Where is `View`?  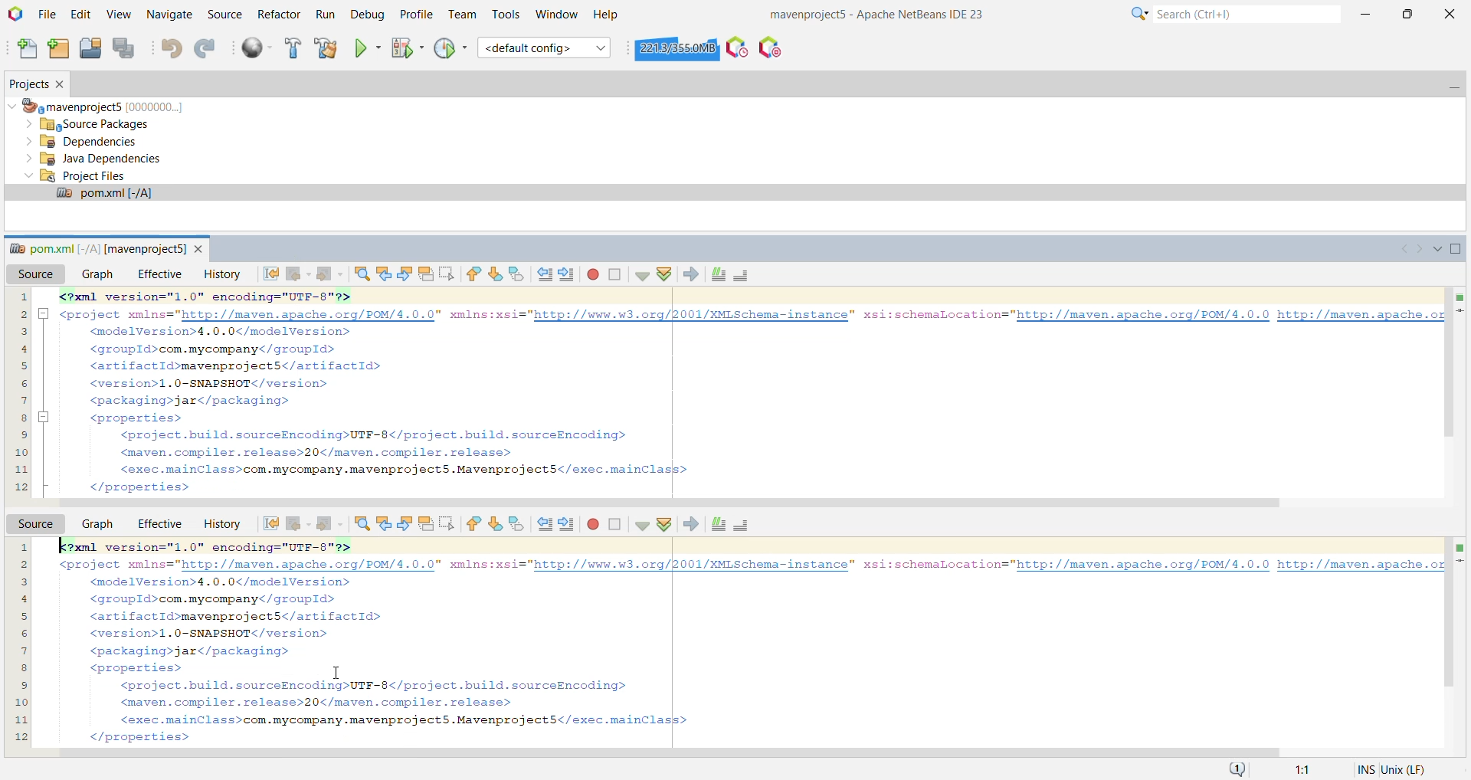 View is located at coordinates (120, 15).